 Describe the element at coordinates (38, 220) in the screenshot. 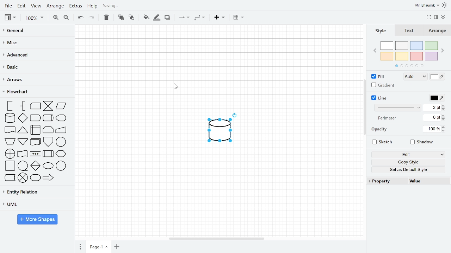

I see `More shapes` at that location.